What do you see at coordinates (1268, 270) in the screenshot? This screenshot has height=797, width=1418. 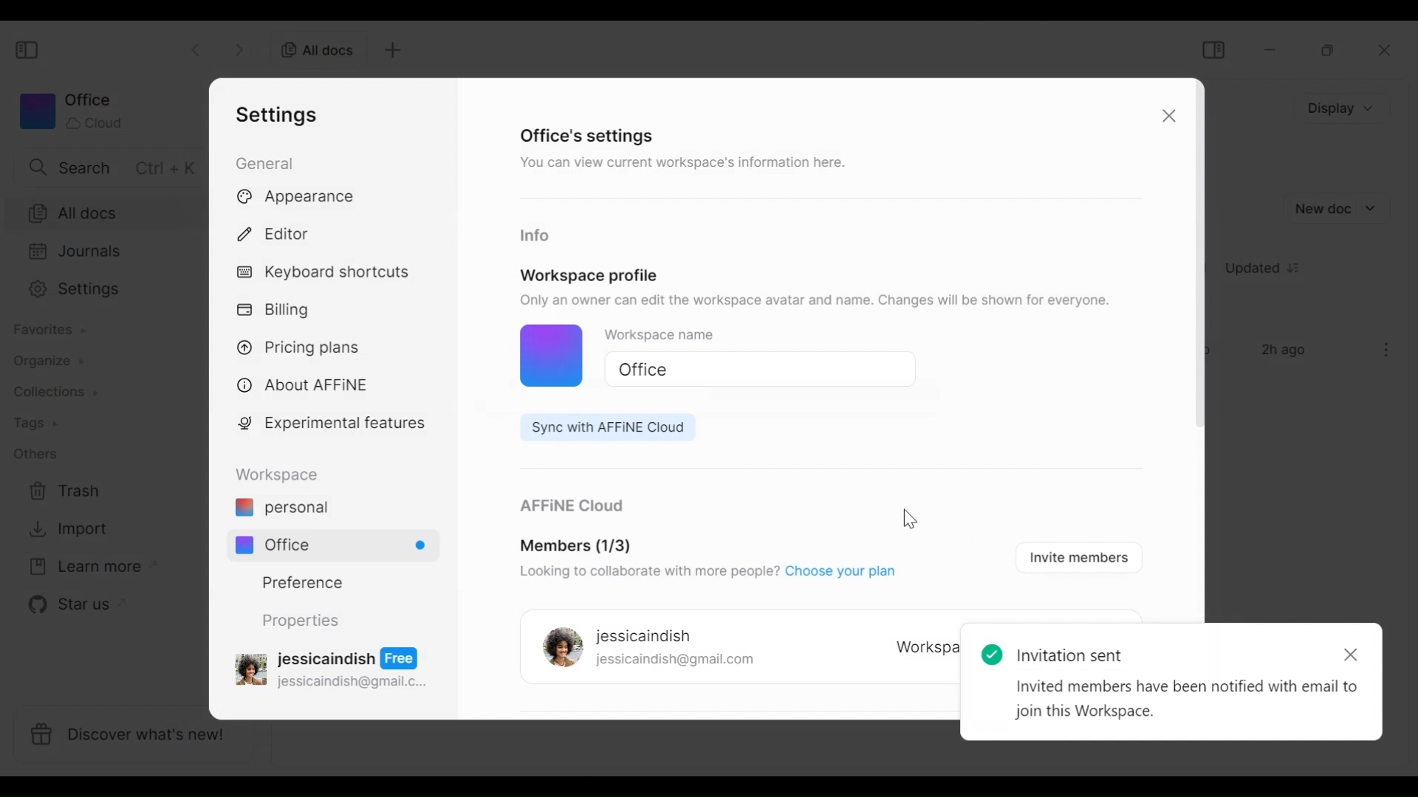 I see `Updated` at bounding box center [1268, 270].